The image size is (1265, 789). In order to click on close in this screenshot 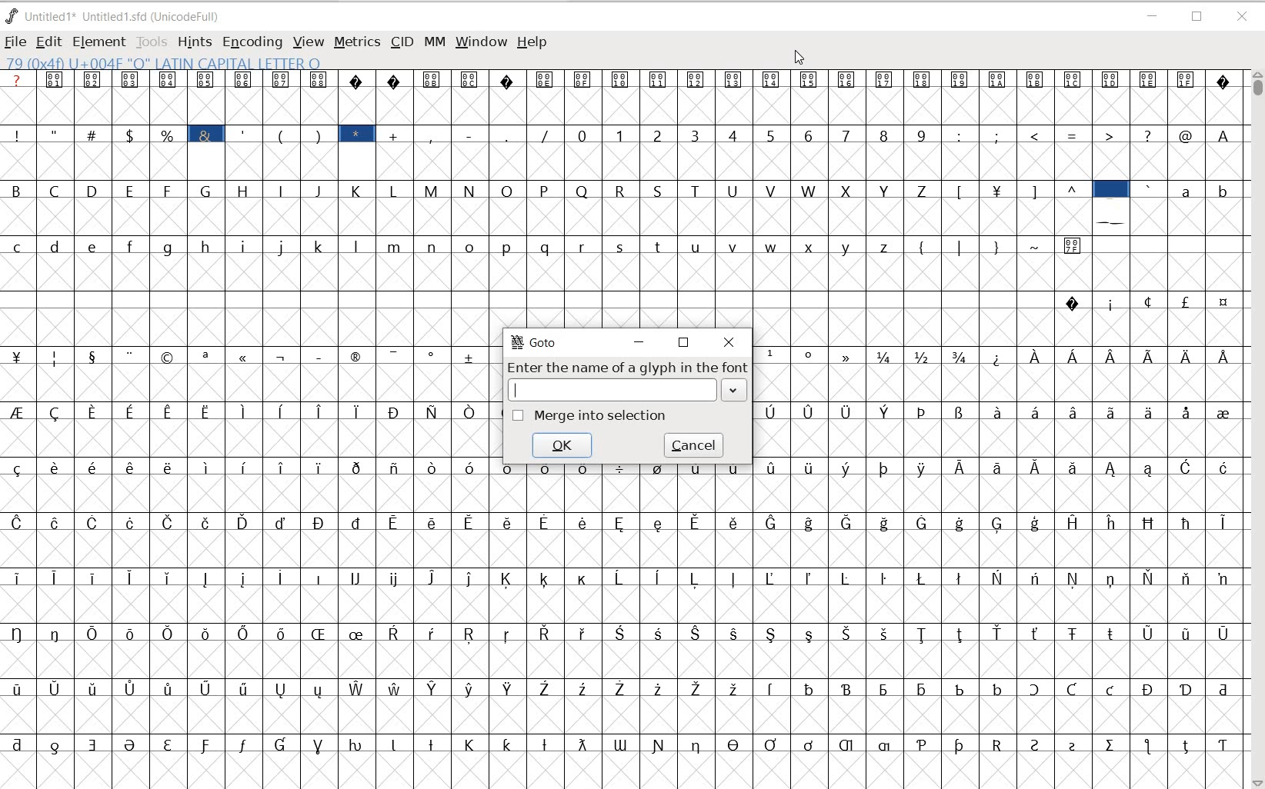, I will do `click(731, 343)`.